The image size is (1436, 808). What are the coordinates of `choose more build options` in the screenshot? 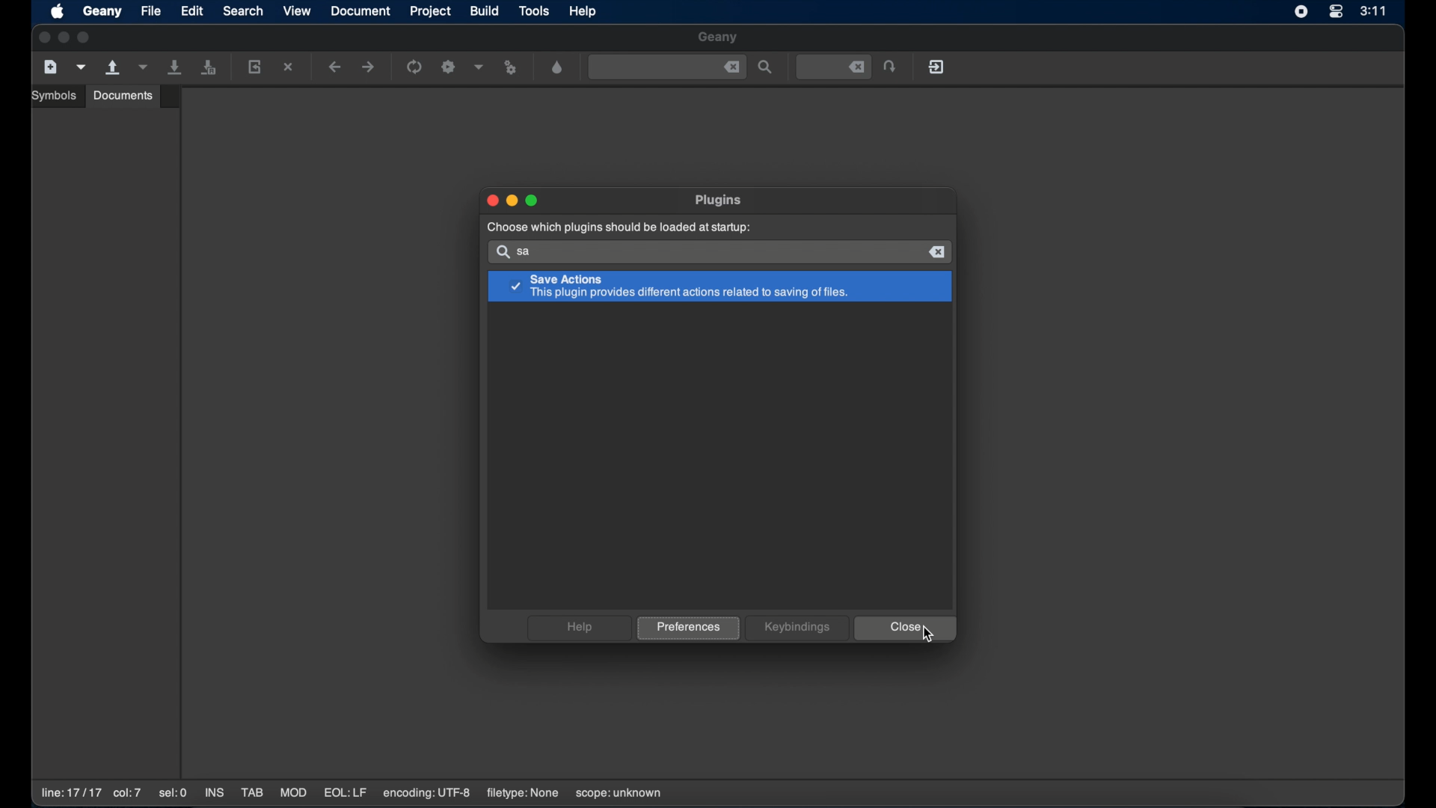 It's located at (479, 67).